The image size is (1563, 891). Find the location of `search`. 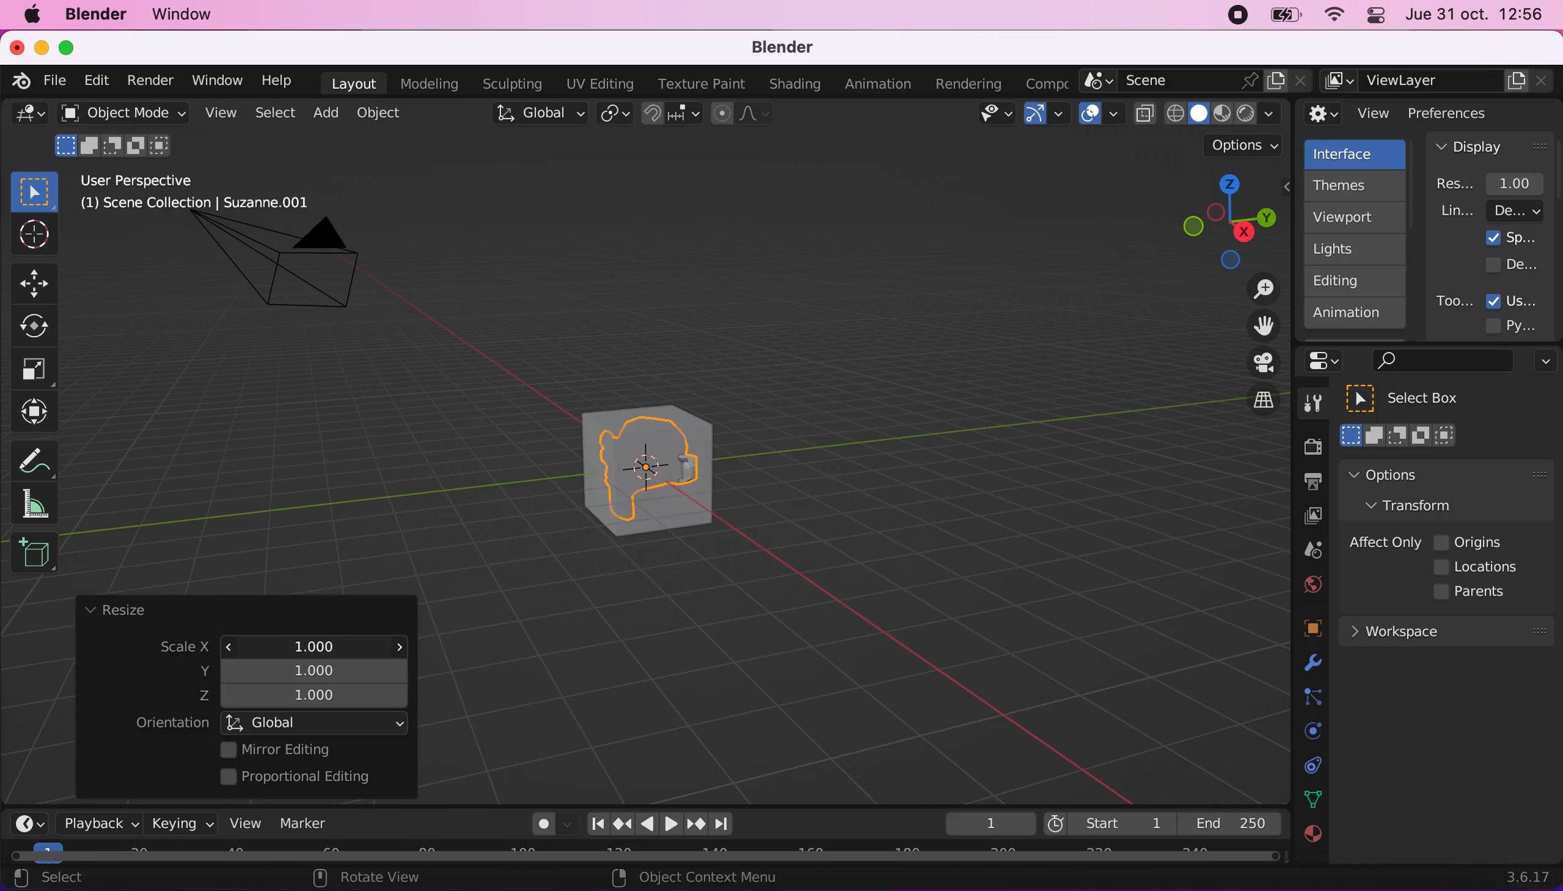

search is located at coordinates (1440, 362).